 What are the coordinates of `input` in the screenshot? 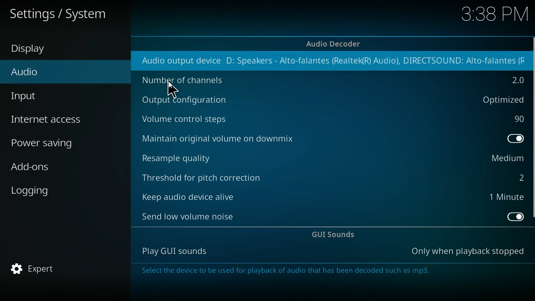 It's located at (55, 96).